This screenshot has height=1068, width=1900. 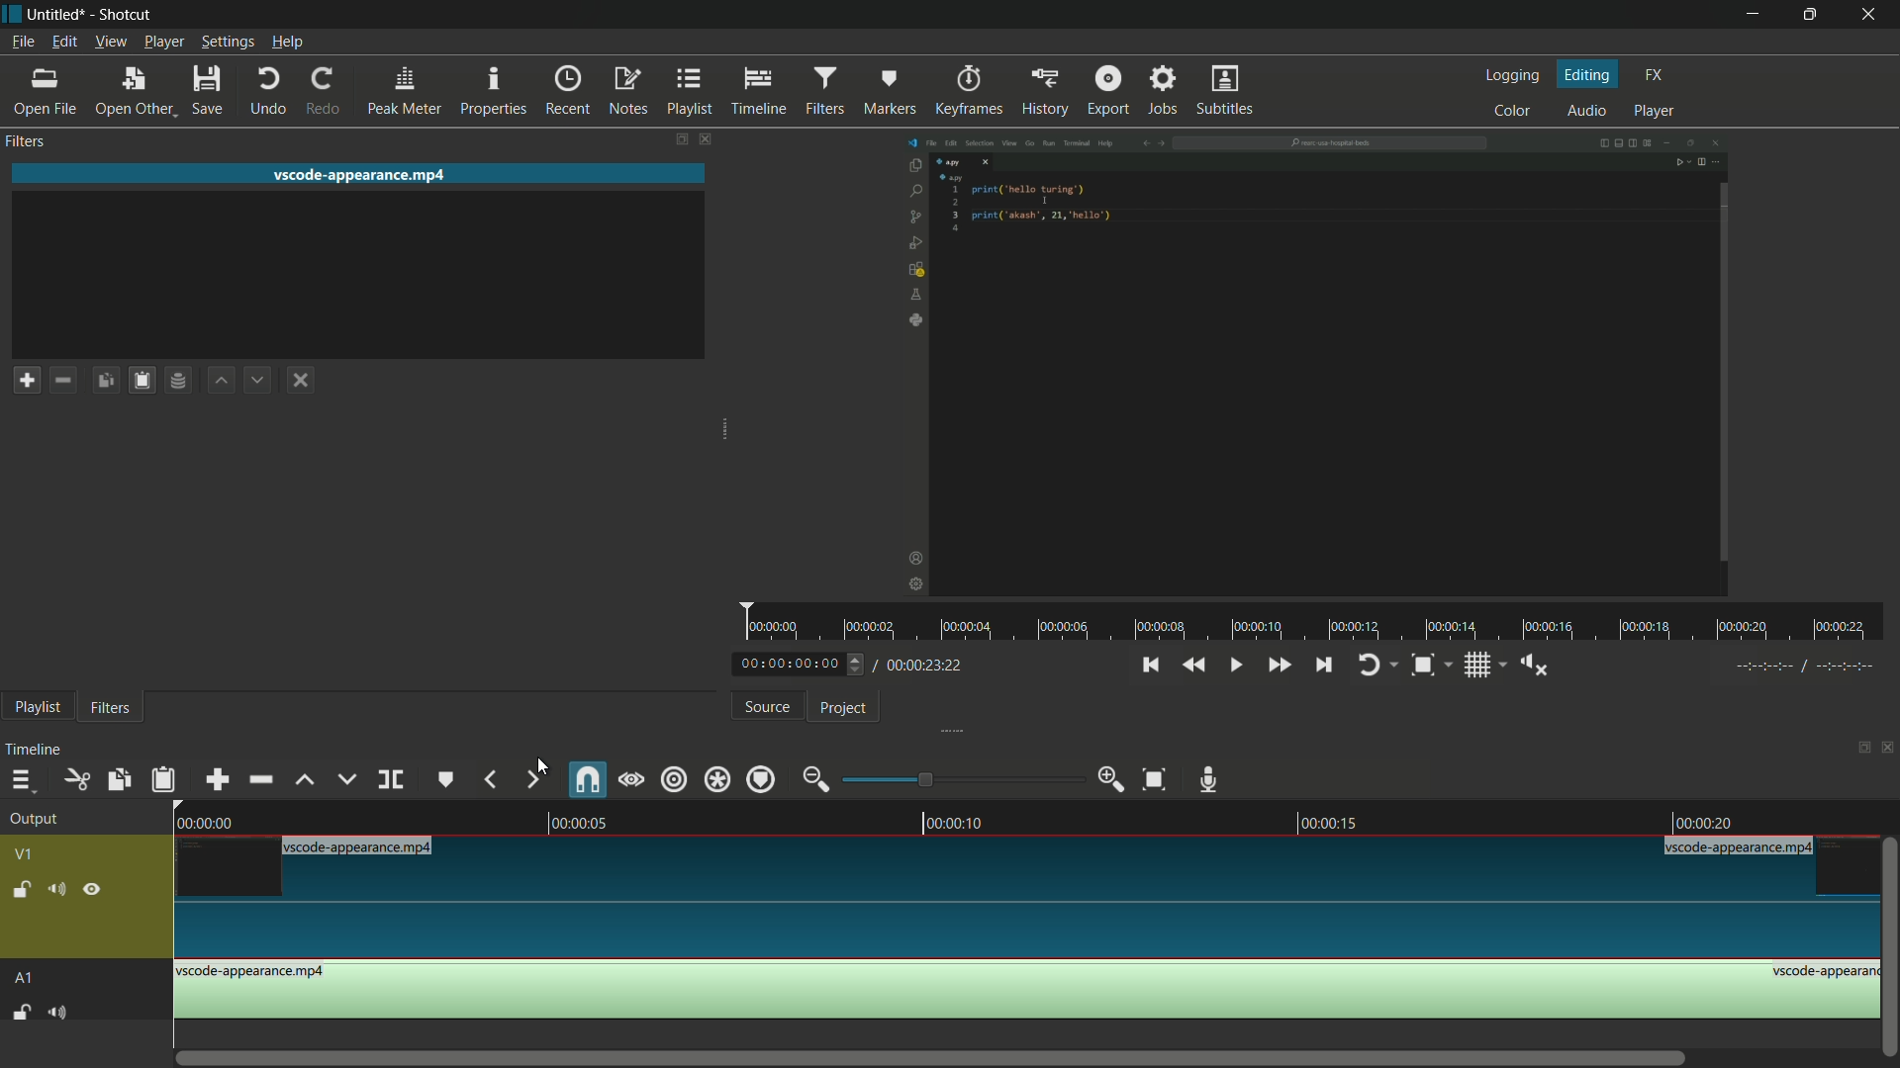 What do you see at coordinates (489, 780) in the screenshot?
I see `previous marker` at bounding box center [489, 780].